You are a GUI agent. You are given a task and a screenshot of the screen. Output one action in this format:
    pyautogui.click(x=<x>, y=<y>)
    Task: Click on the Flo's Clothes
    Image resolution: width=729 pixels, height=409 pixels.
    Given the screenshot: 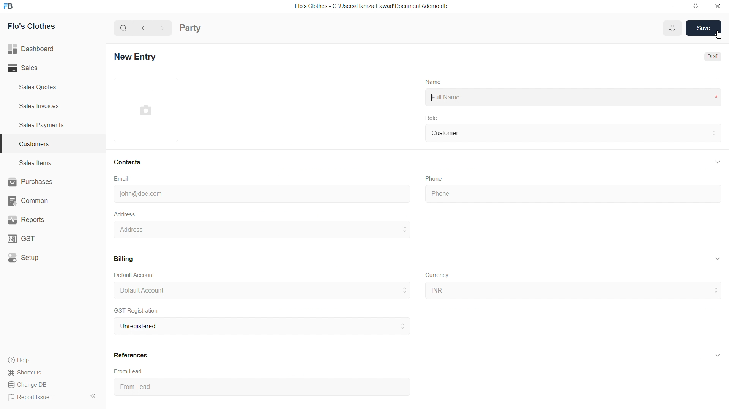 What is the action you would take?
    pyautogui.click(x=30, y=27)
    